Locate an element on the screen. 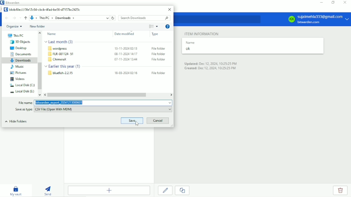 This screenshot has height=197, width=351. This PC is located at coordinates (15, 36).